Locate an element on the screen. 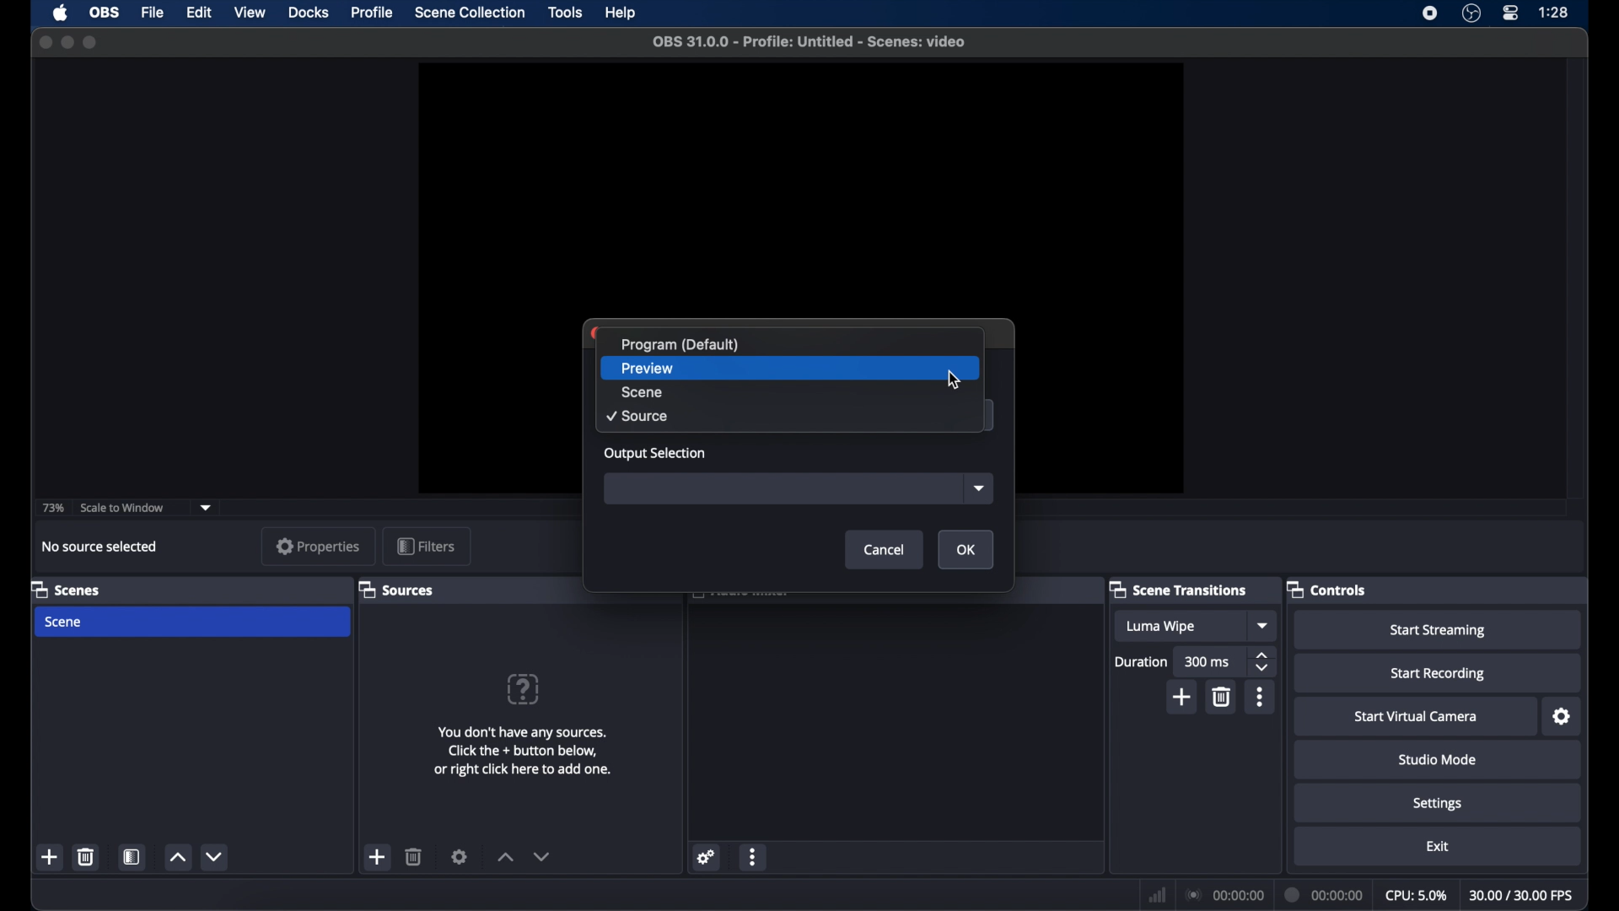  settings is located at coordinates (1560, 716).